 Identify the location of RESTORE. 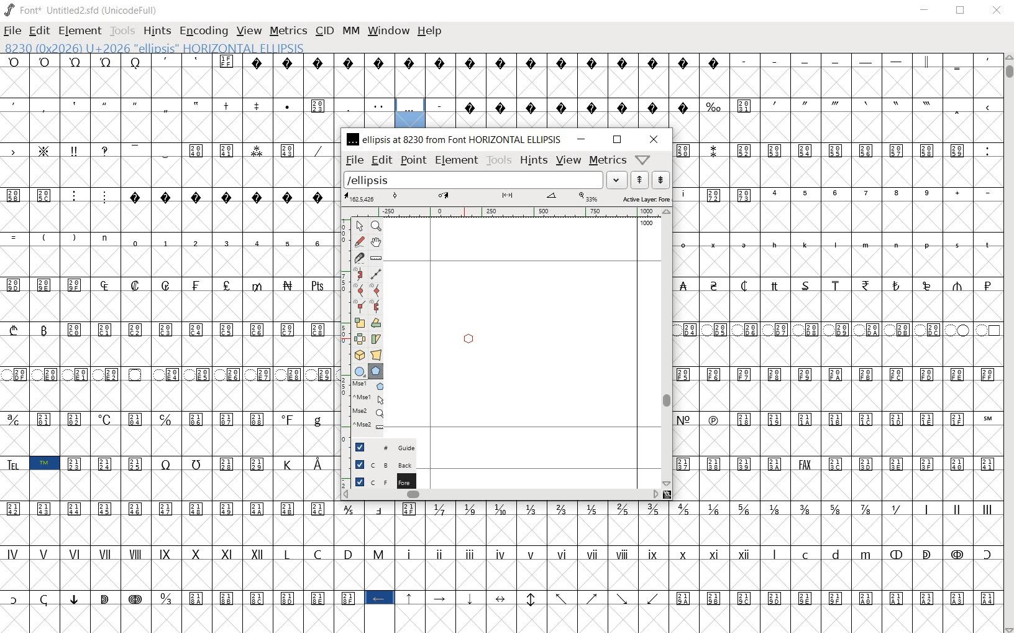
(961, 11).